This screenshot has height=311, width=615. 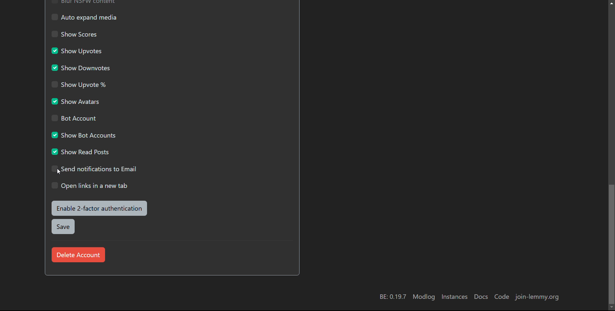 I want to click on scrollbar moved, so click(x=611, y=244).